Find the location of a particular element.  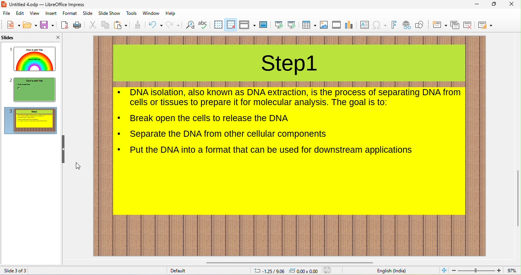

slide layout is located at coordinates (487, 25).